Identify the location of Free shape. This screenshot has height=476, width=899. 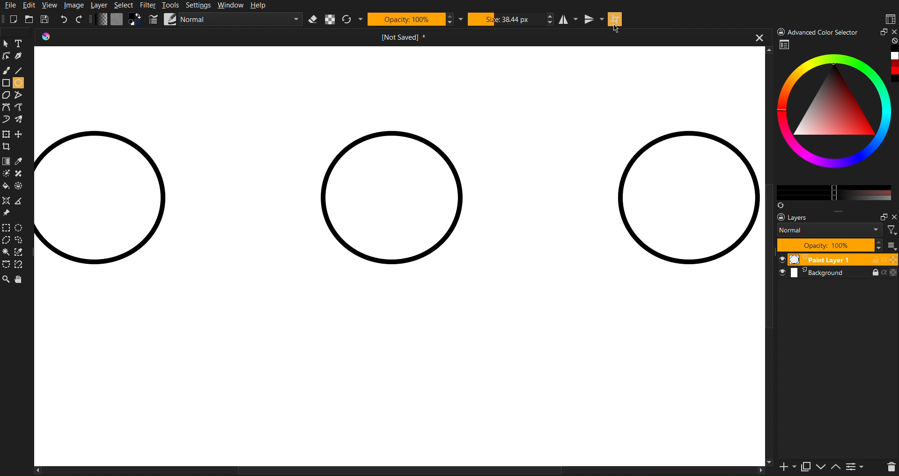
(7, 265).